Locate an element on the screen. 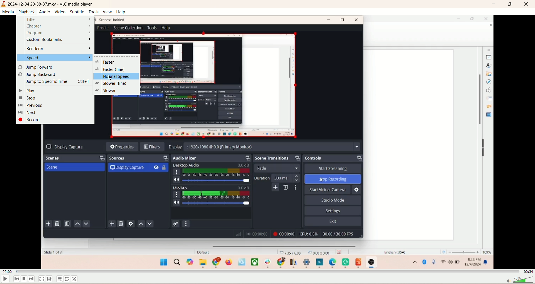 Image resolution: width=535 pixels, height=284 pixels. 2024-12-04 20-38-37.mkv - VLC media player is located at coordinates (54, 5).